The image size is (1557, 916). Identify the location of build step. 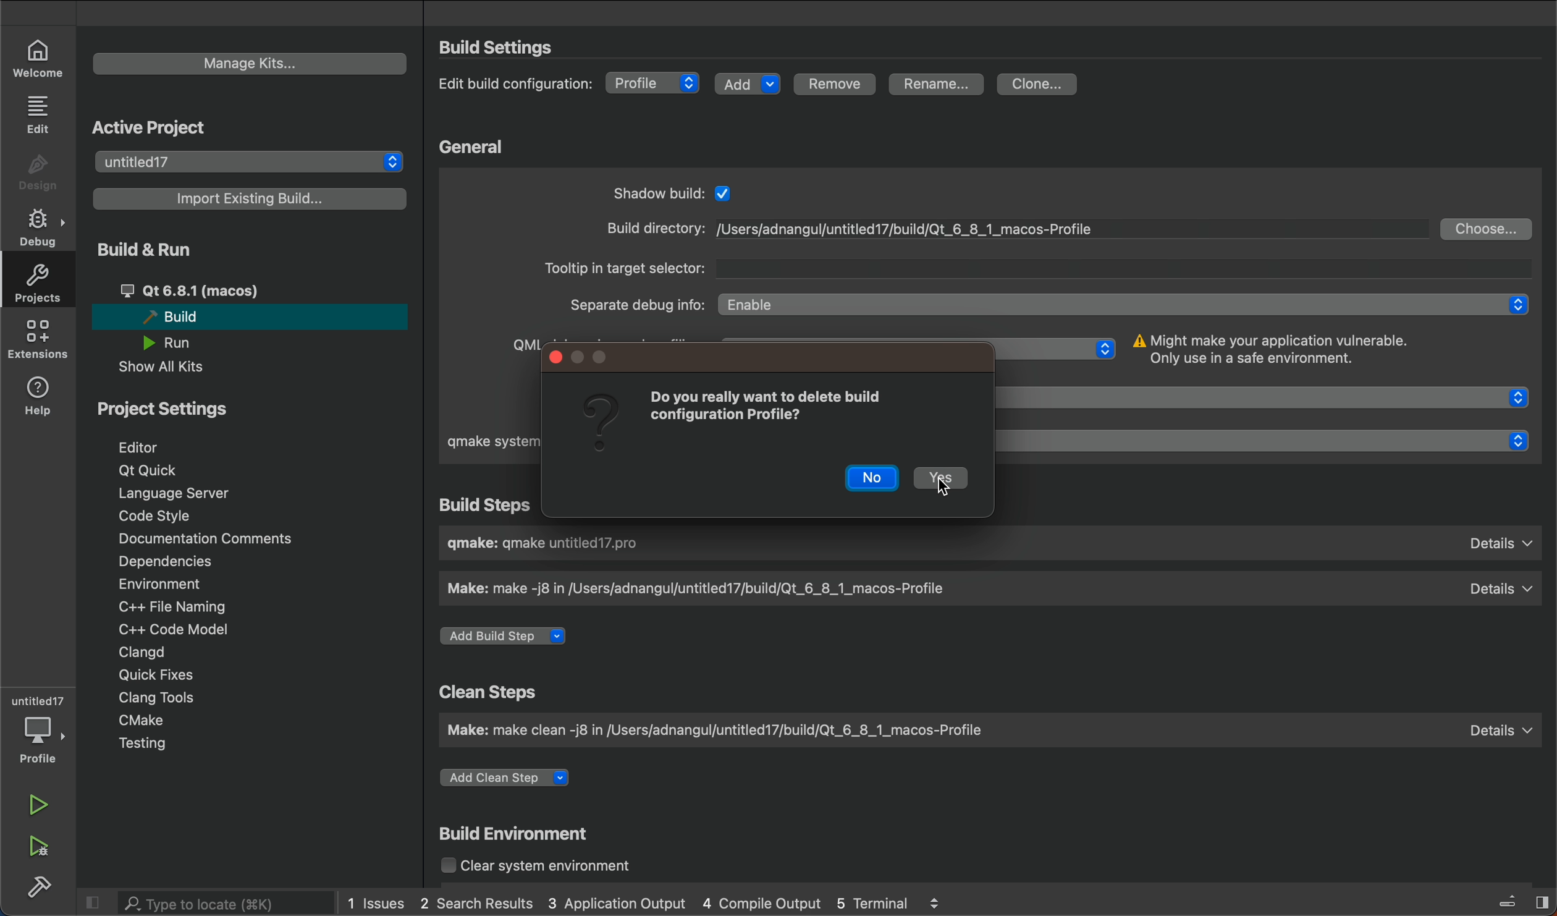
(500, 506).